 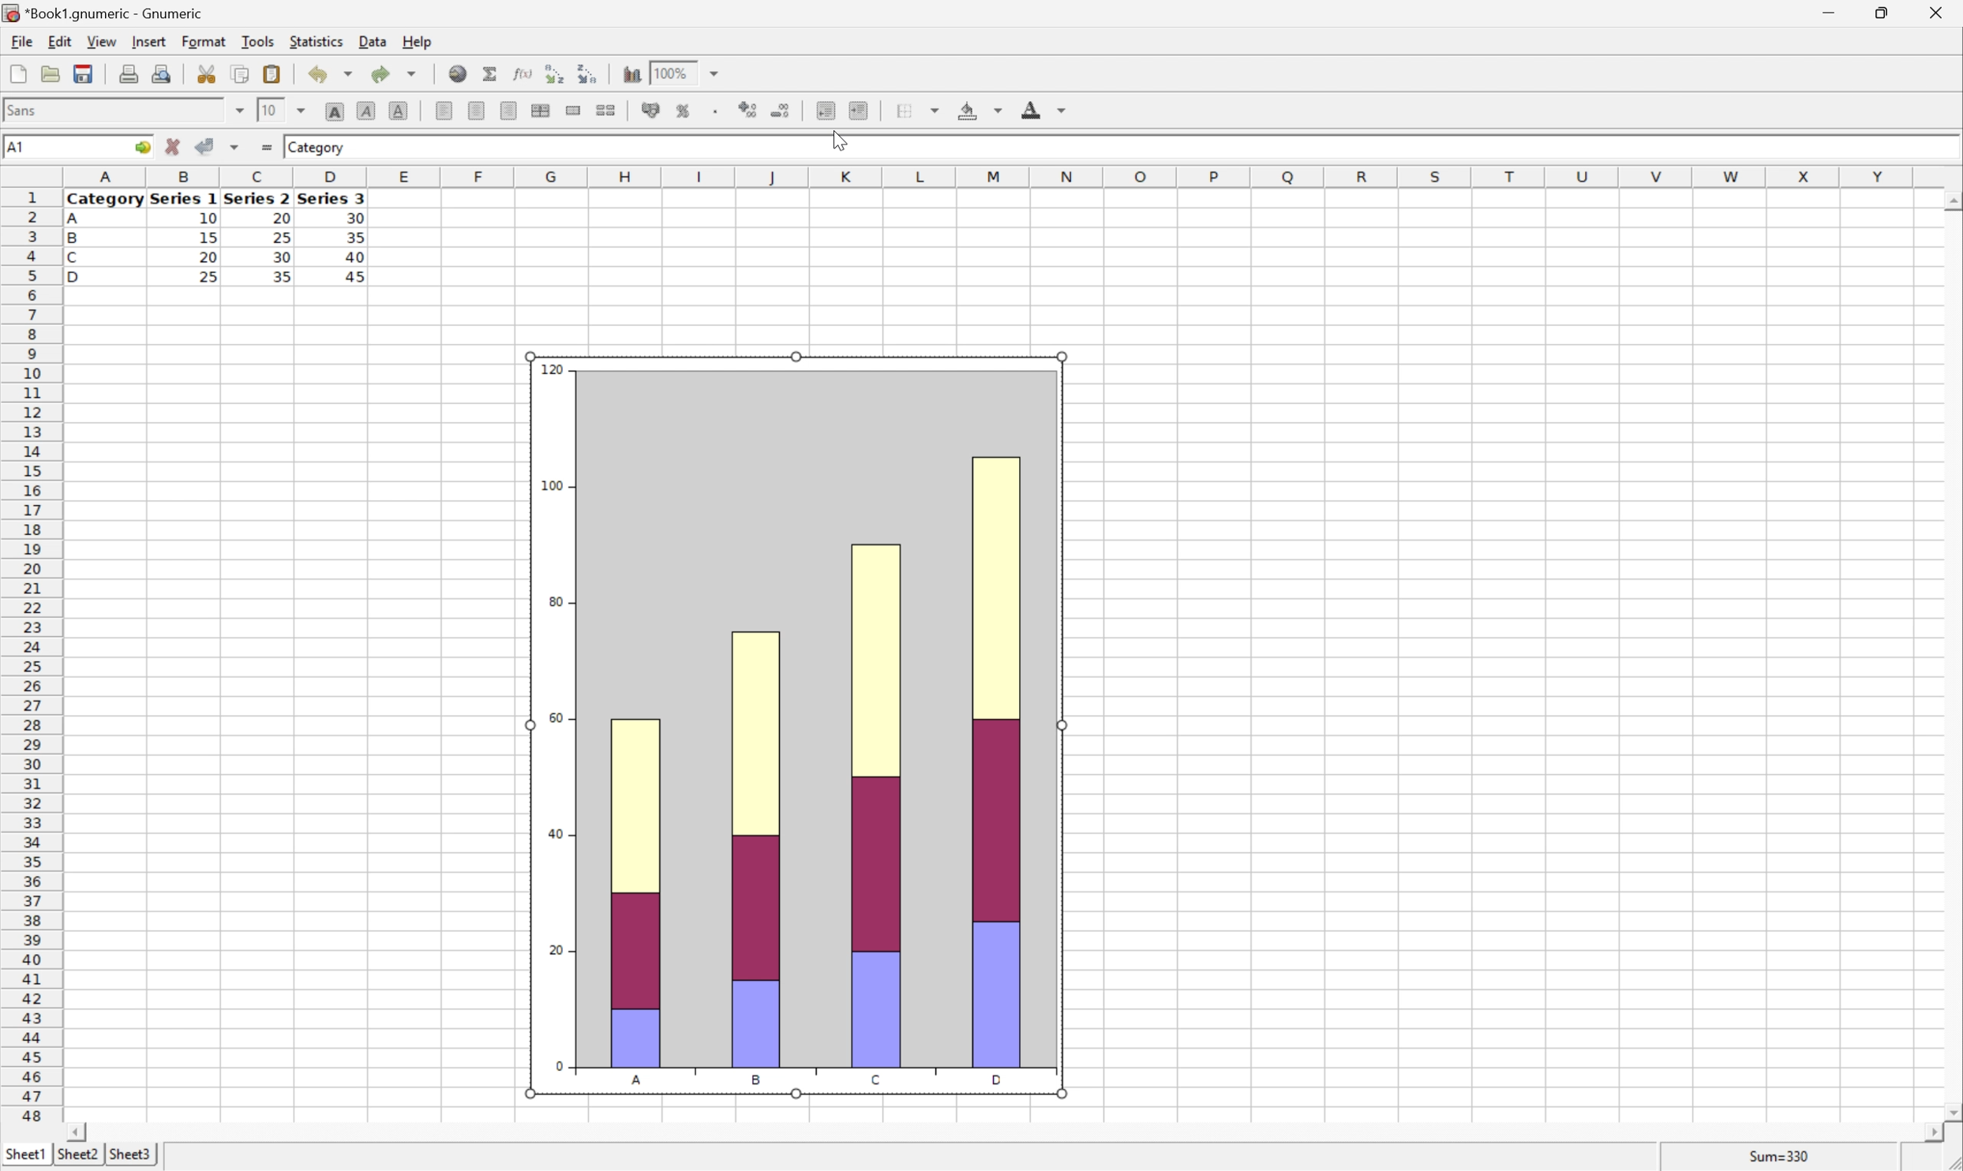 What do you see at coordinates (49, 73) in the screenshot?
I see `Open a file` at bounding box center [49, 73].